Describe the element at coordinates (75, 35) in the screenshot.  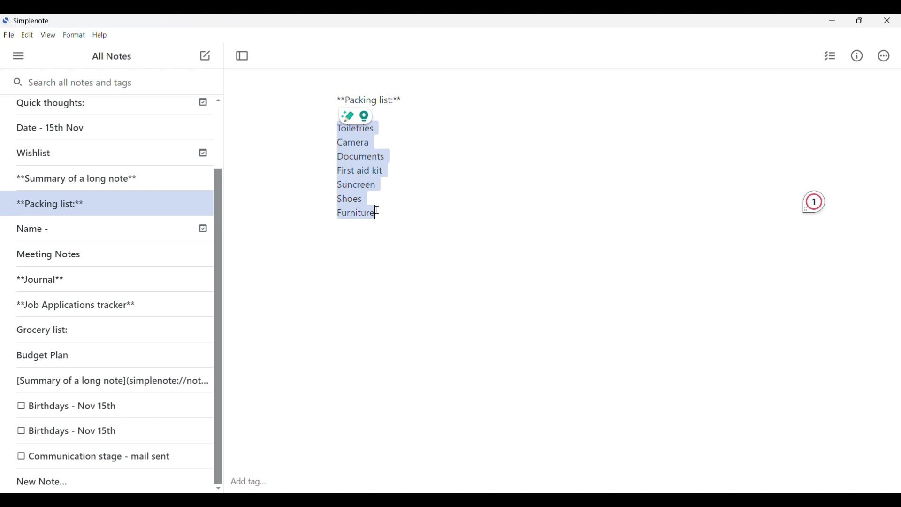
I see `Format menu` at that location.